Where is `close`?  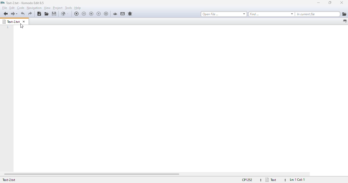 close is located at coordinates (342, 2).